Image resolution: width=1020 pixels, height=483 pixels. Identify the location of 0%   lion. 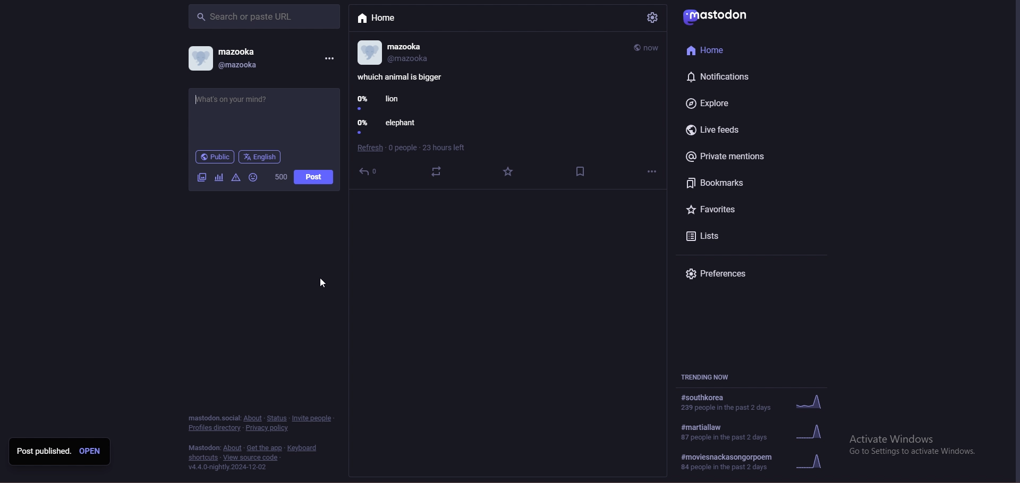
(382, 101).